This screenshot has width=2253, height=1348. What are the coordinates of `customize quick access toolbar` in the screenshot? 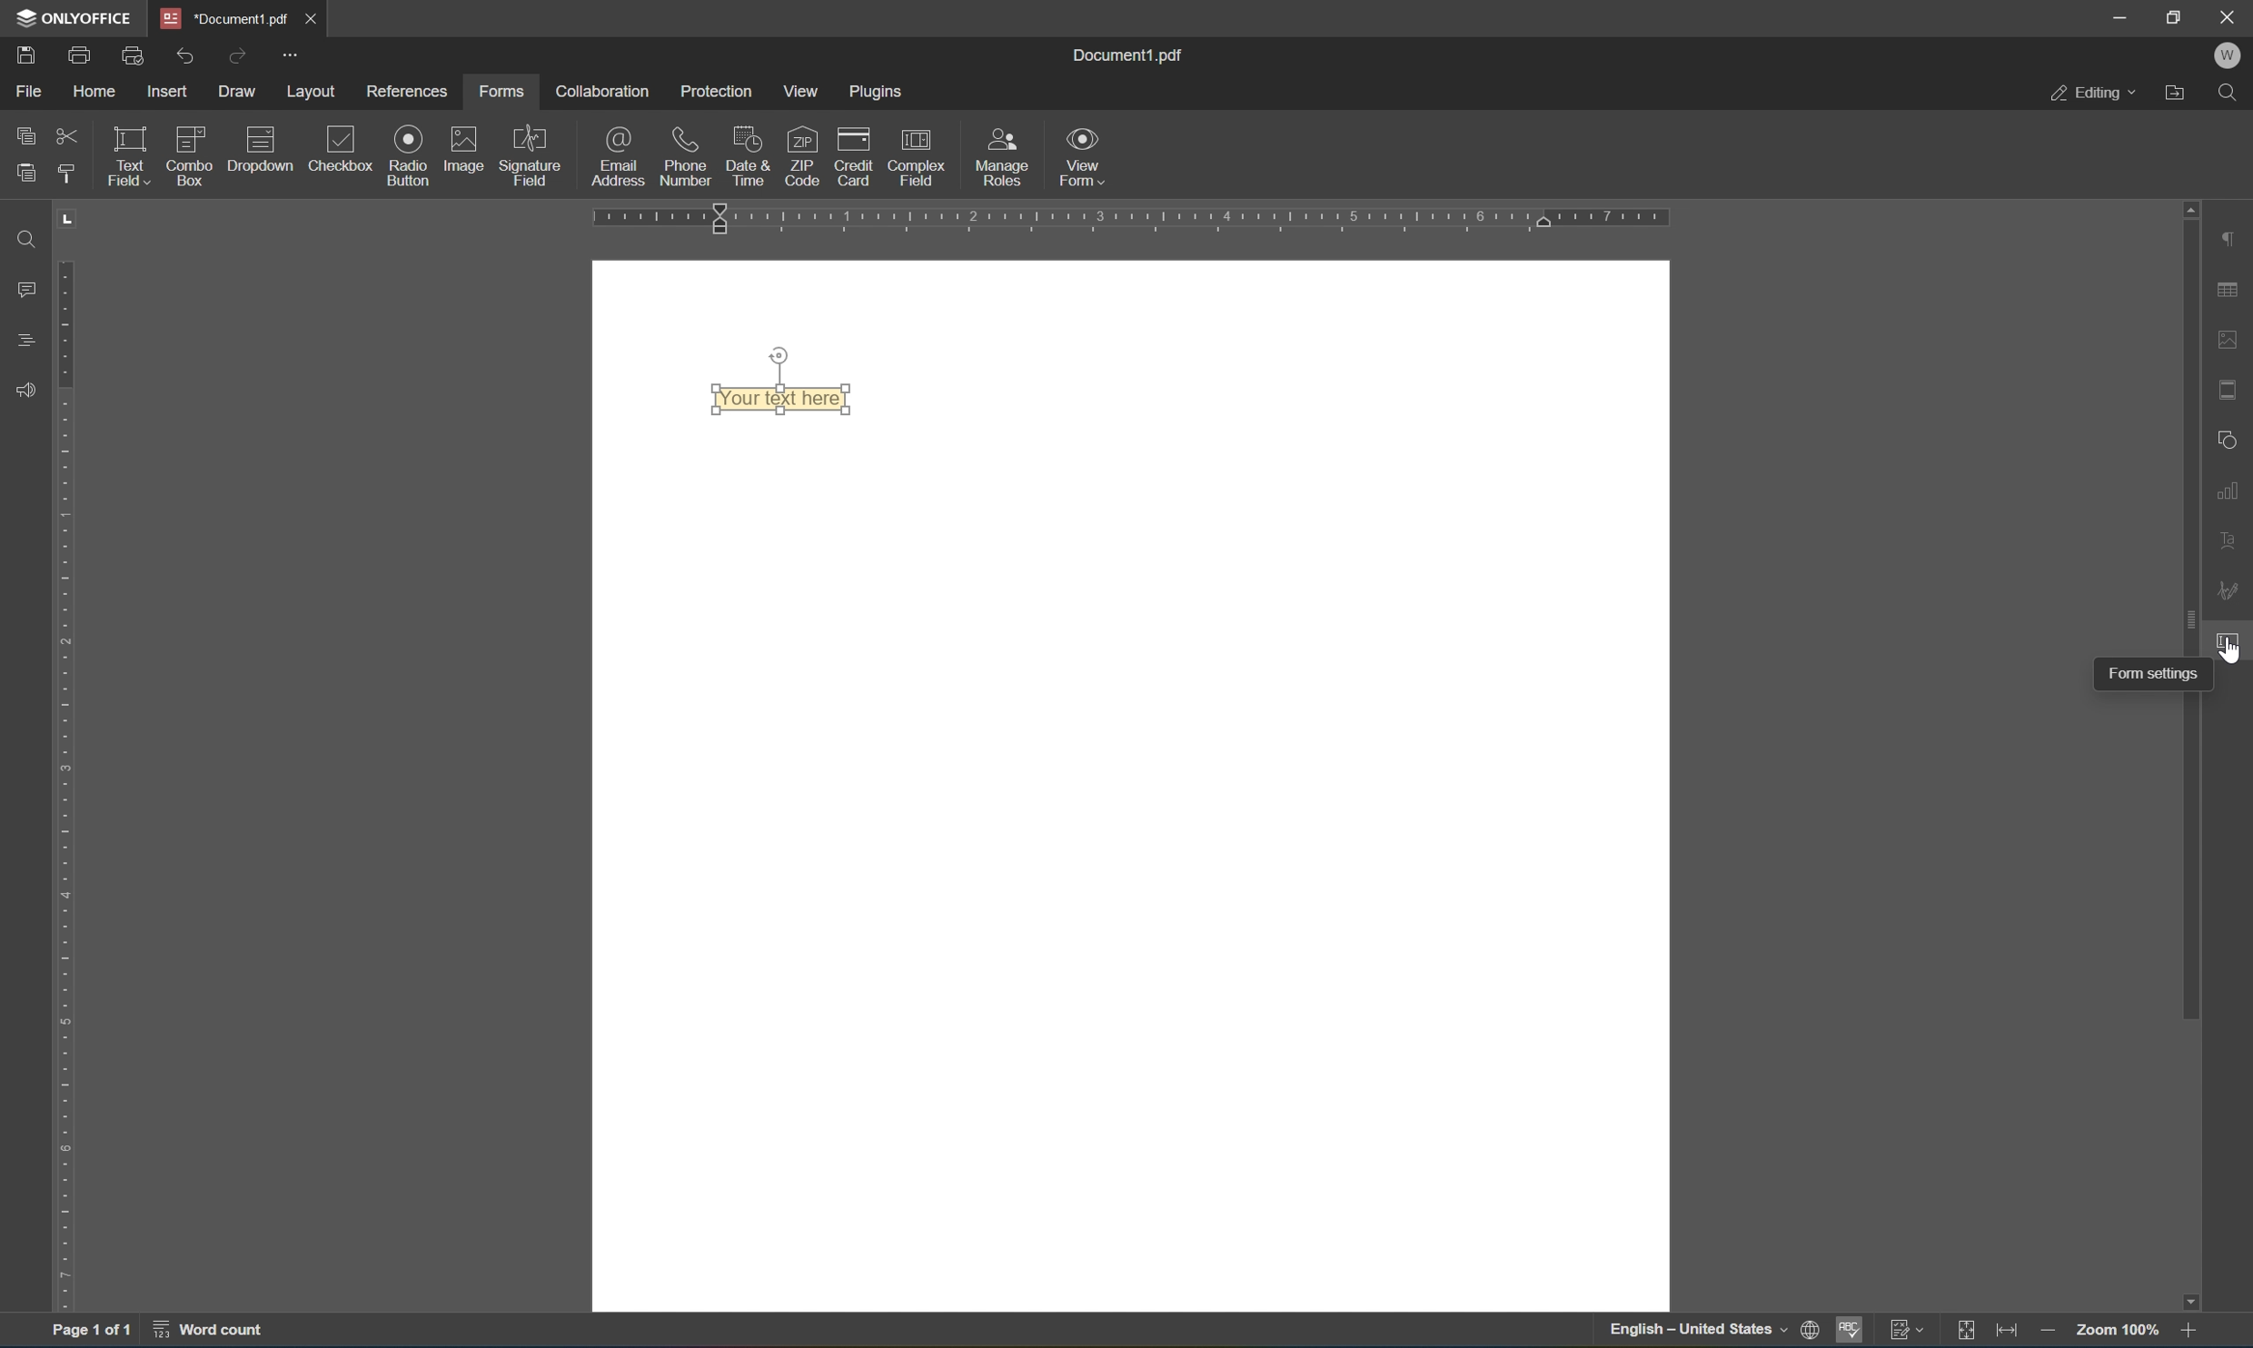 It's located at (292, 55).